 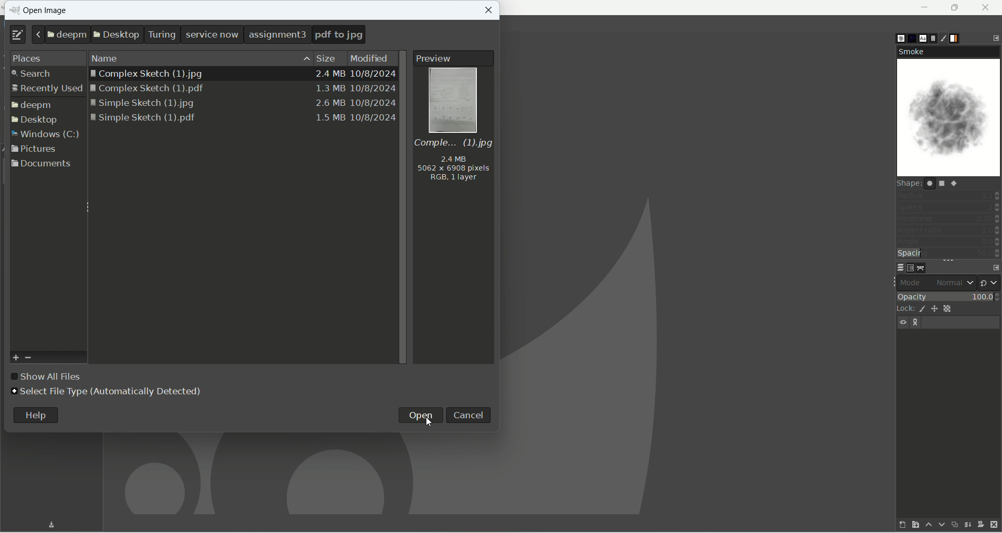 What do you see at coordinates (923, 268) in the screenshot?
I see `paths` at bounding box center [923, 268].